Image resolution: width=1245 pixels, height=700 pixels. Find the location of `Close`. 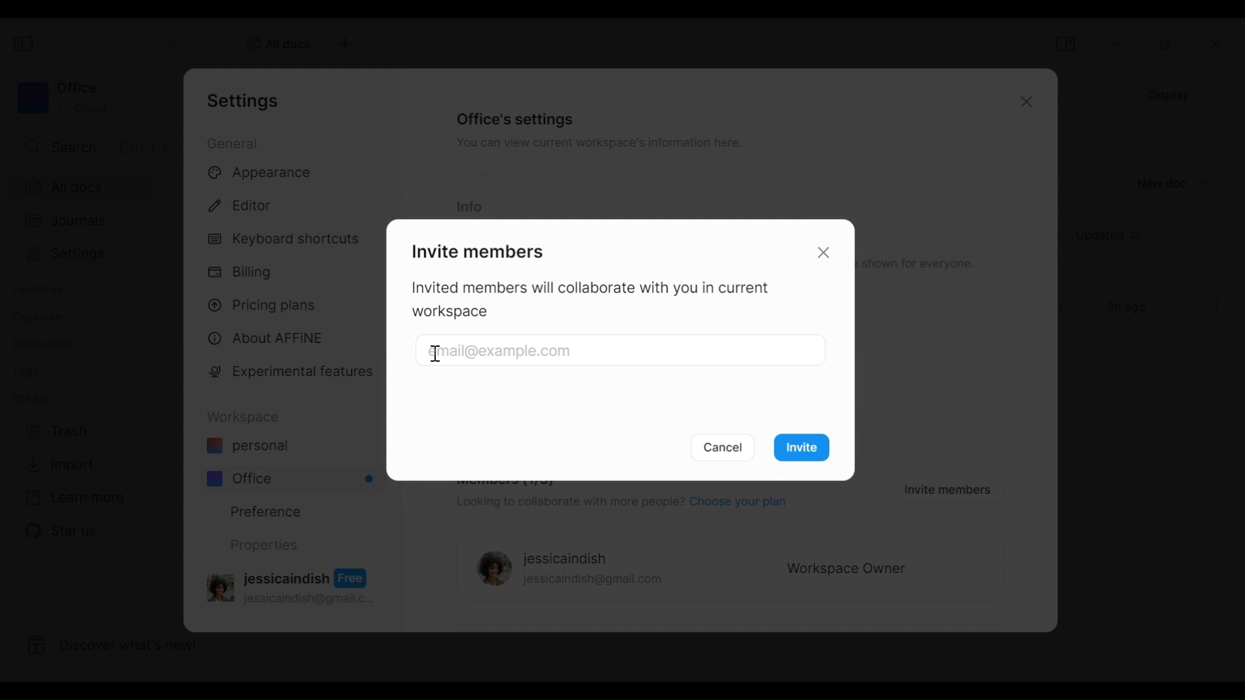

Close is located at coordinates (826, 251).